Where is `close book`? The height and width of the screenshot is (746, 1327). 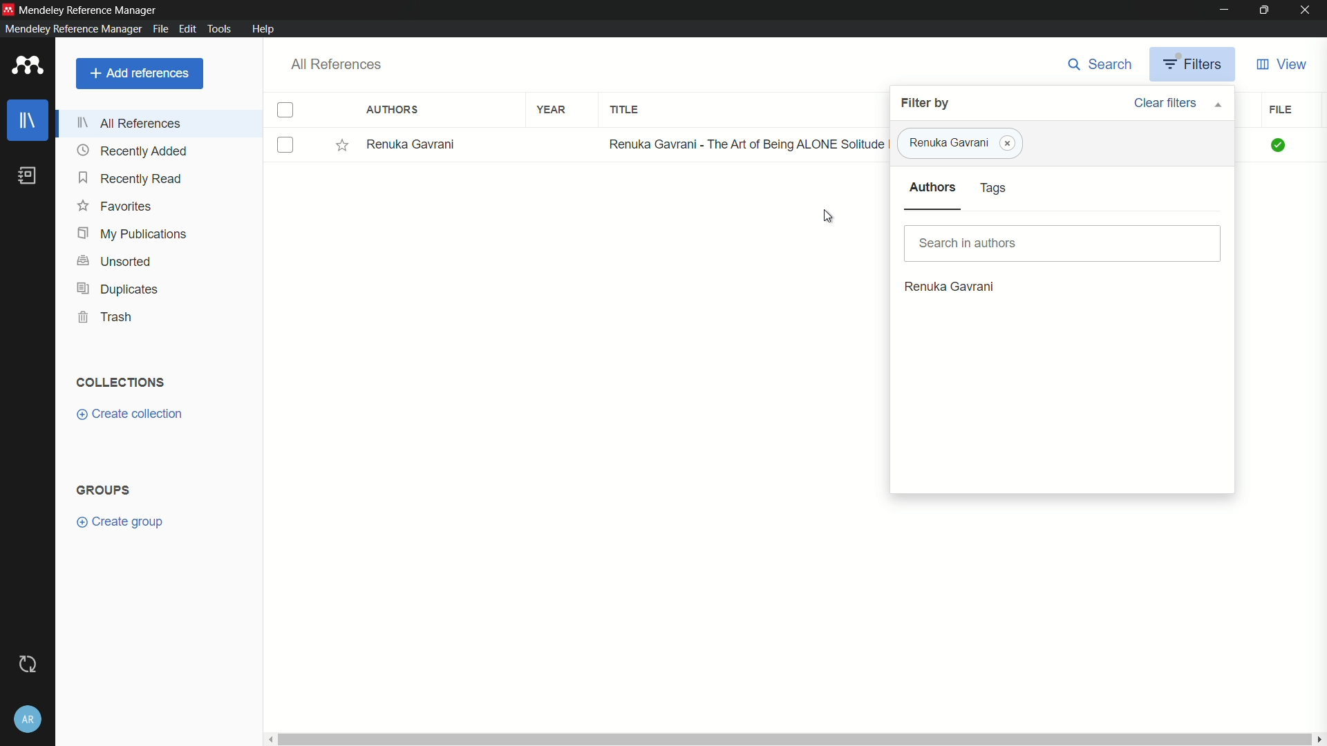
close book is located at coordinates (1008, 144).